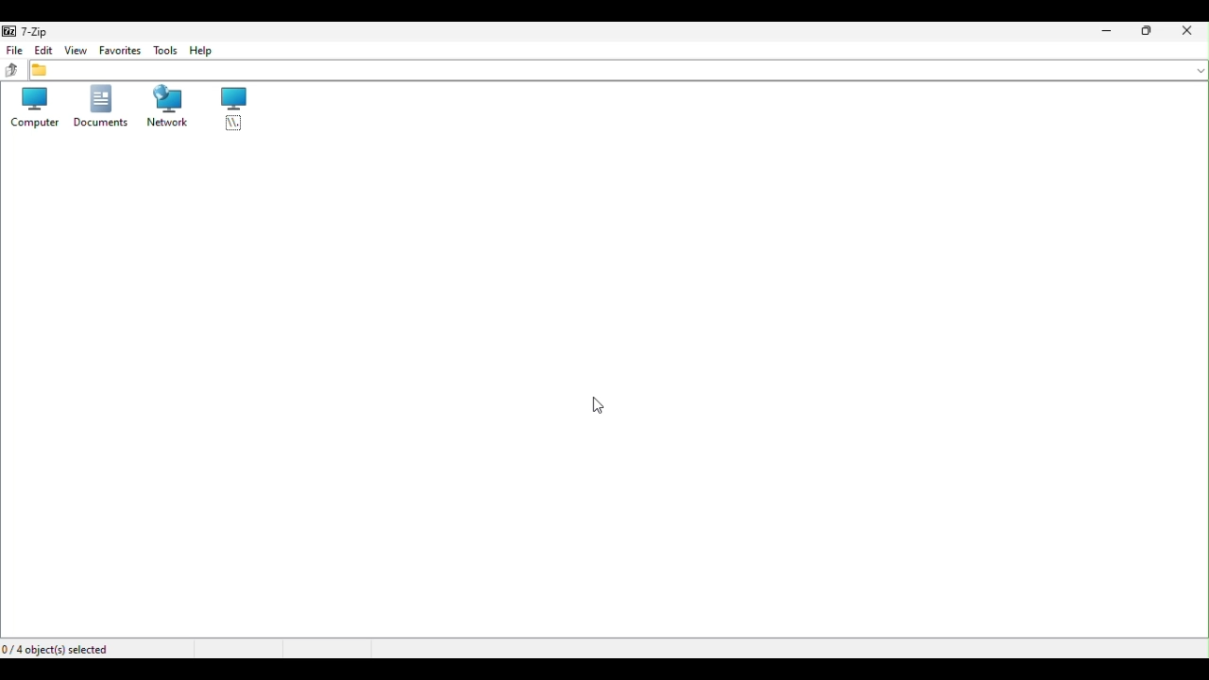 The image size is (1209, 680). Describe the element at coordinates (162, 50) in the screenshot. I see `Tools` at that location.